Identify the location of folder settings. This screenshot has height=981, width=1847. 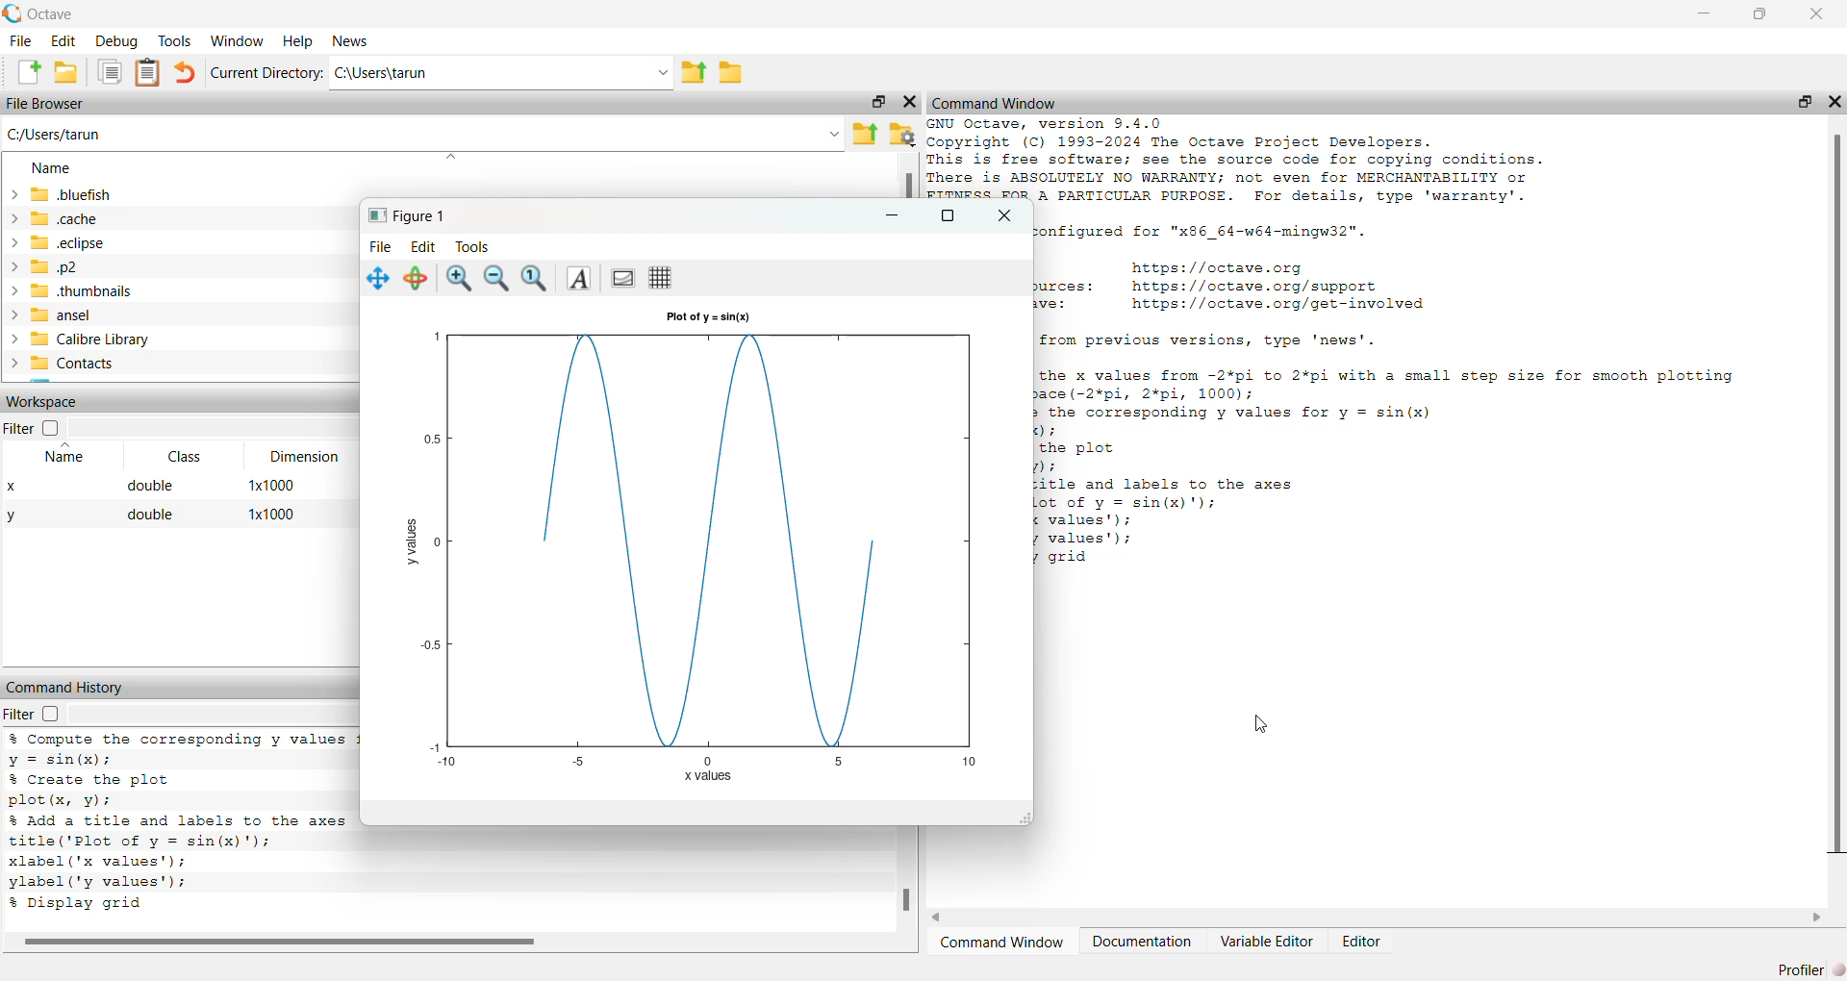
(901, 134).